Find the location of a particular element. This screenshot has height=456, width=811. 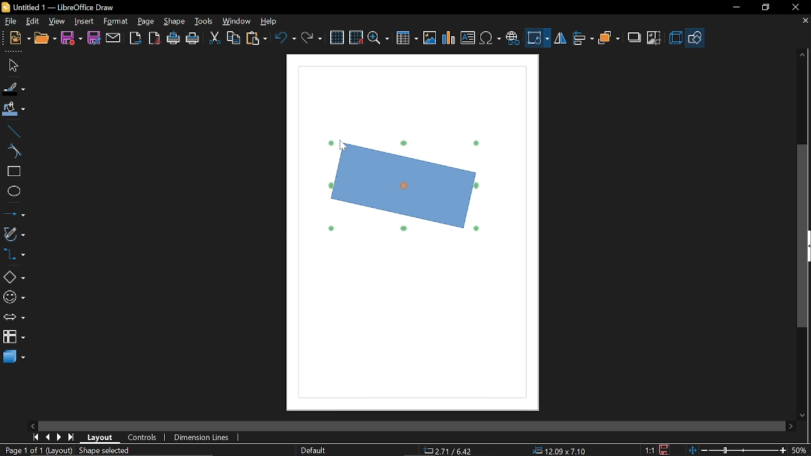

shapes is located at coordinates (696, 37).